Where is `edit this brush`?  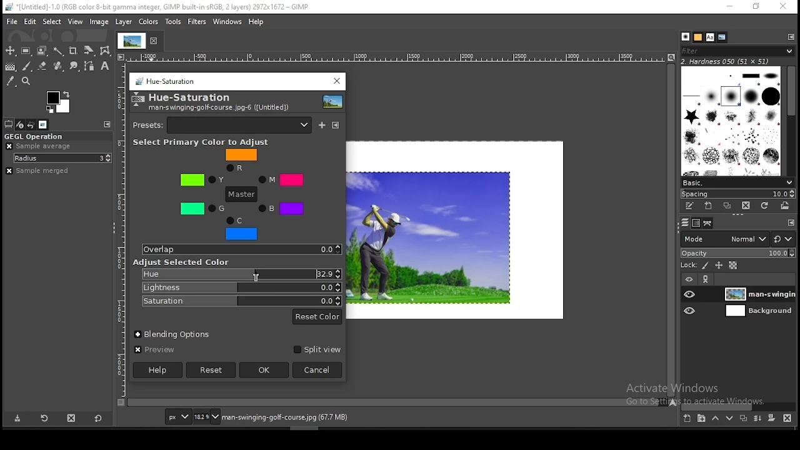 edit this brush is located at coordinates (688, 207).